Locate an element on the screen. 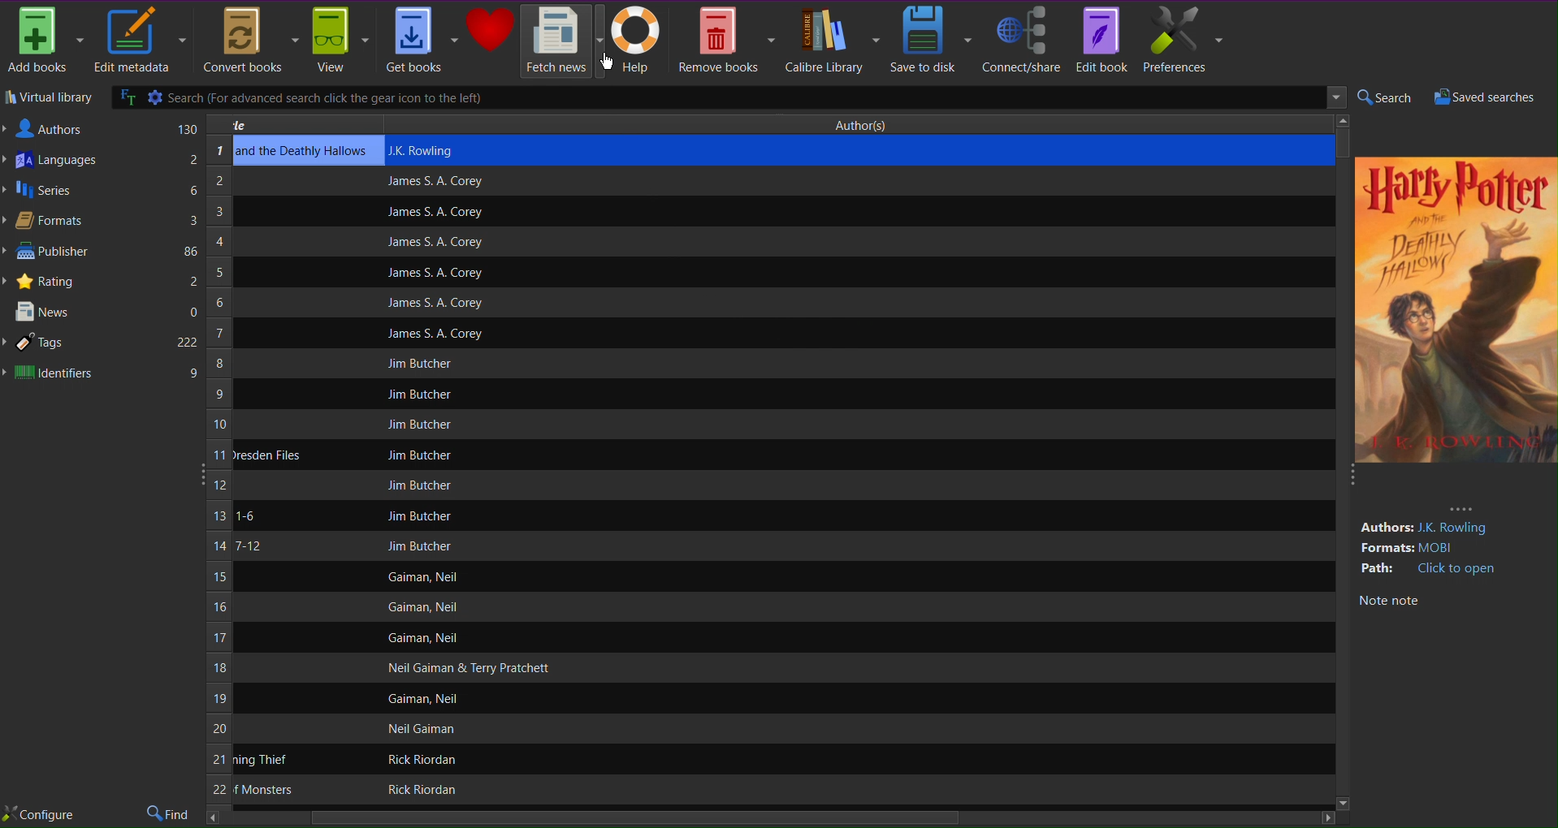 The image size is (1558, 828). Monsters is located at coordinates (263, 790).